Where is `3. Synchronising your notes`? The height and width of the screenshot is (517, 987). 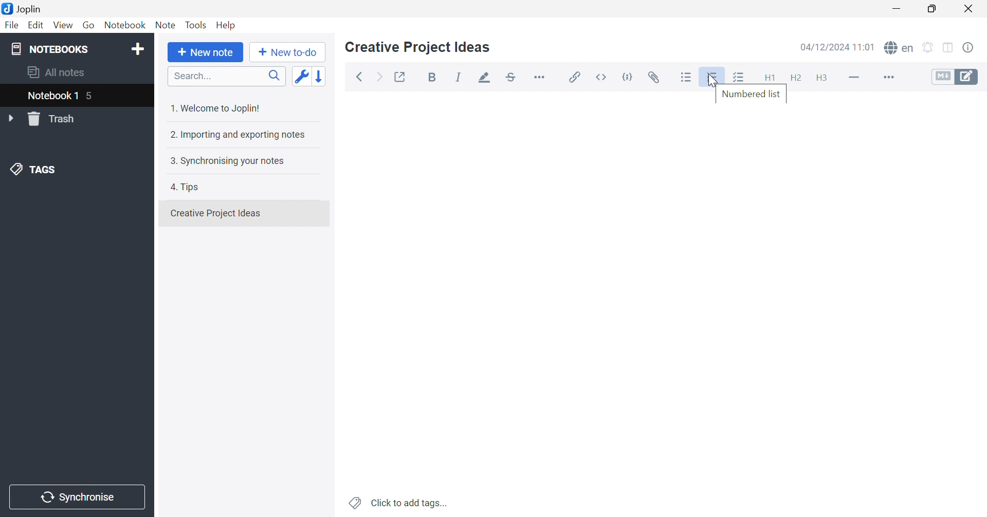
3. Synchronising your notes is located at coordinates (229, 161).